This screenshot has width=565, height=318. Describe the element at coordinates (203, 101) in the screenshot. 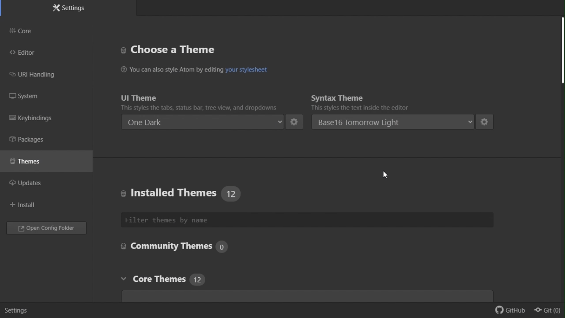

I see `UI theme` at that location.